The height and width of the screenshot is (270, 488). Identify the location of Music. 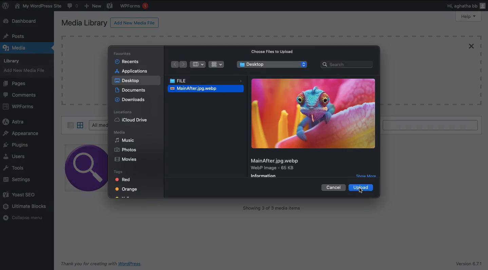
(127, 140).